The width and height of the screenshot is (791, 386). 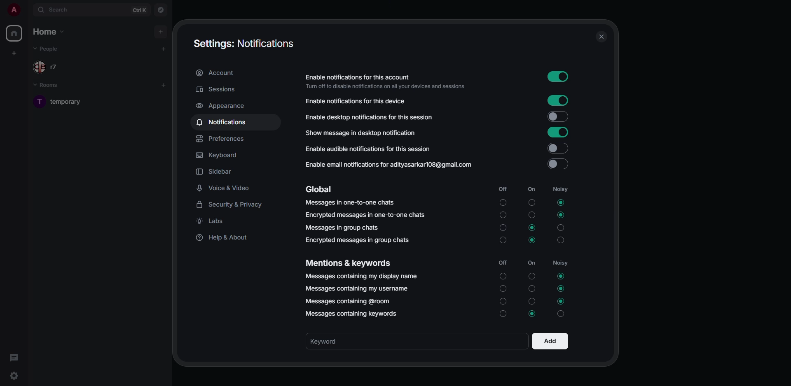 What do you see at coordinates (502, 303) in the screenshot?
I see `turn on` at bounding box center [502, 303].